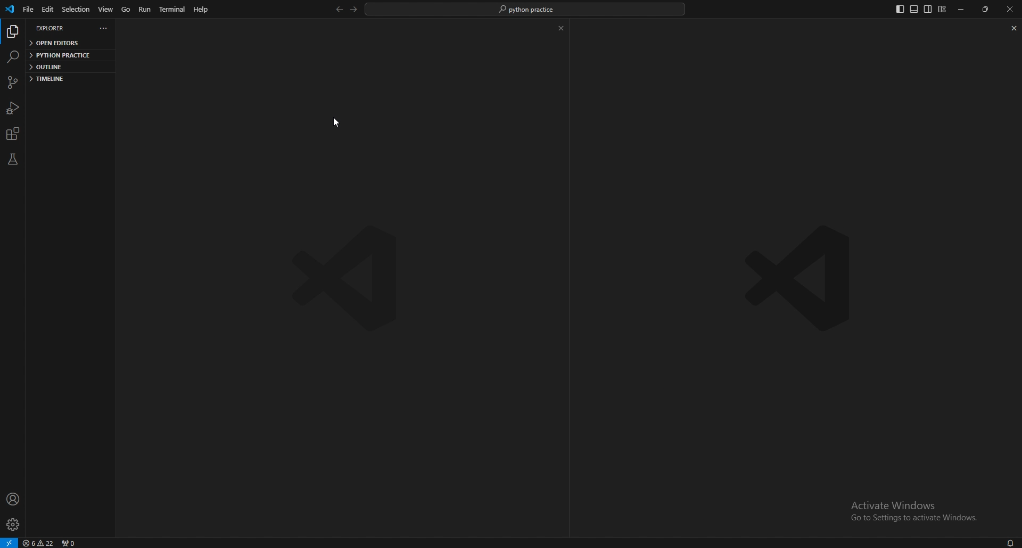 Image resolution: width=1022 pixels, height=548 pixels. Describe the element at coordinates (353, 9) in the screenshot. I see `forward` at that location.